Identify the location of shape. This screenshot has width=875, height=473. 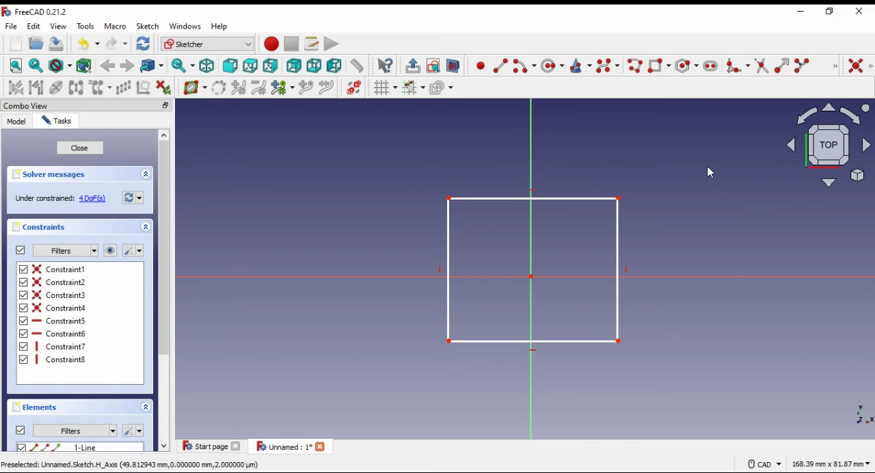
(528, 270).